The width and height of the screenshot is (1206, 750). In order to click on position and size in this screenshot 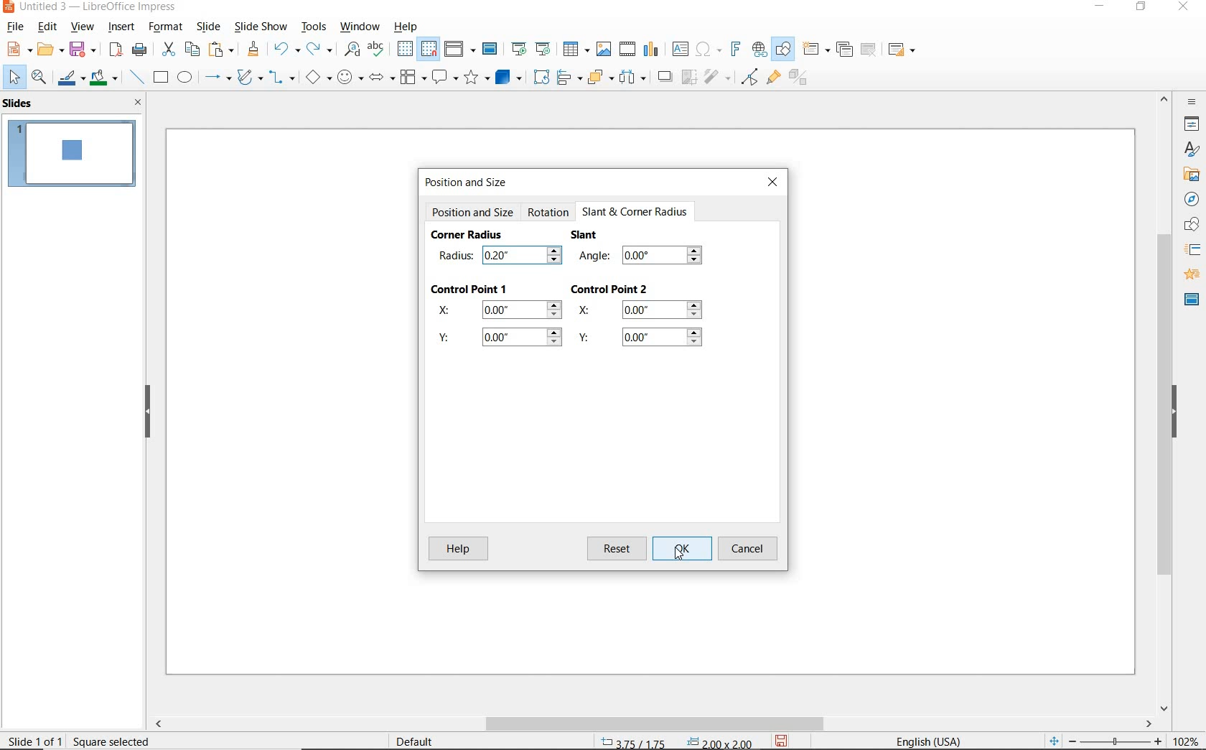, I will do `click(672, 740)`.